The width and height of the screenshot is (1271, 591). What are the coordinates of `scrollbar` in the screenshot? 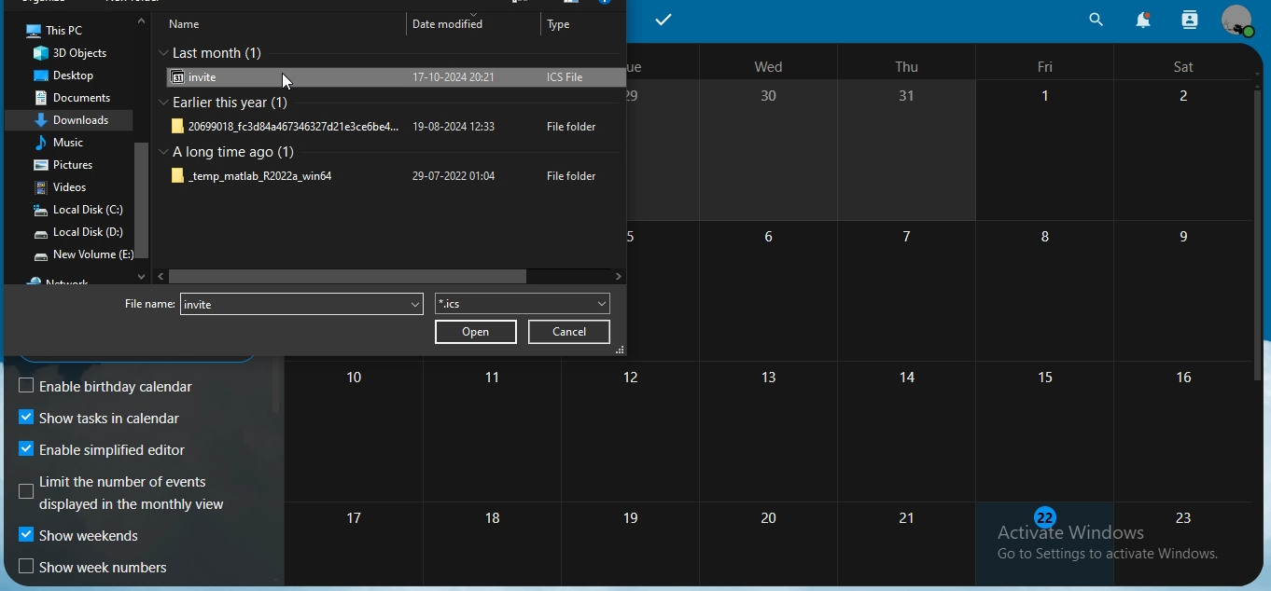 It's located at (1260, 238).